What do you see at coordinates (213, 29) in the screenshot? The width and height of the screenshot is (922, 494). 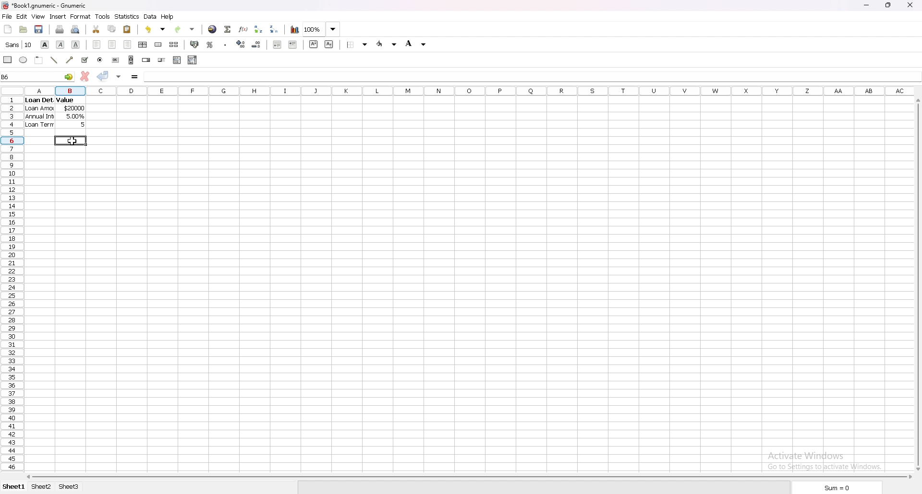 I see `hyperlink` at bounding box center [213, 29].